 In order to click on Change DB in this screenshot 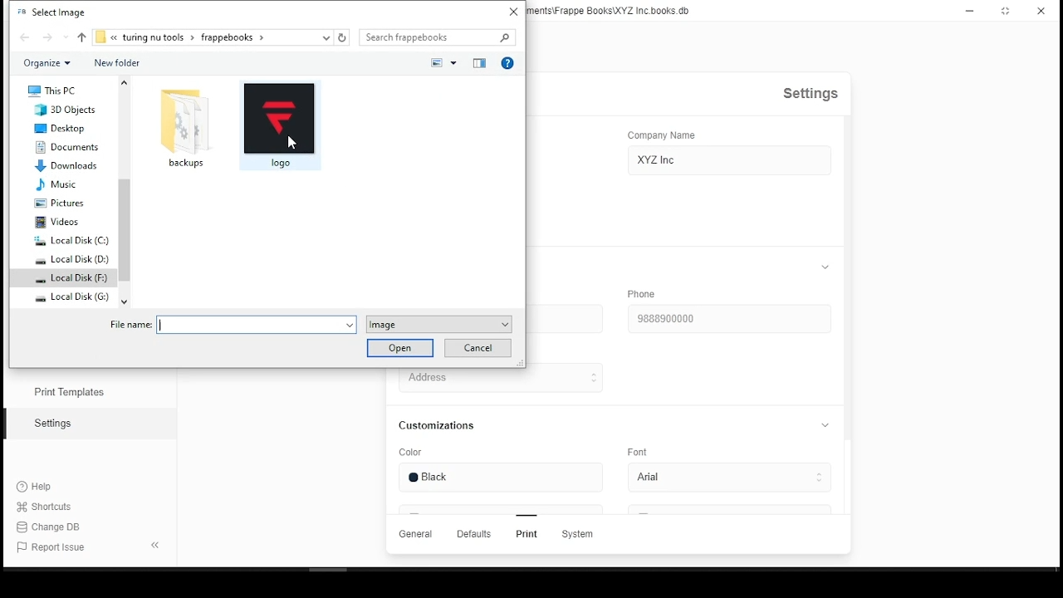, I will do `click(51, 527)`.